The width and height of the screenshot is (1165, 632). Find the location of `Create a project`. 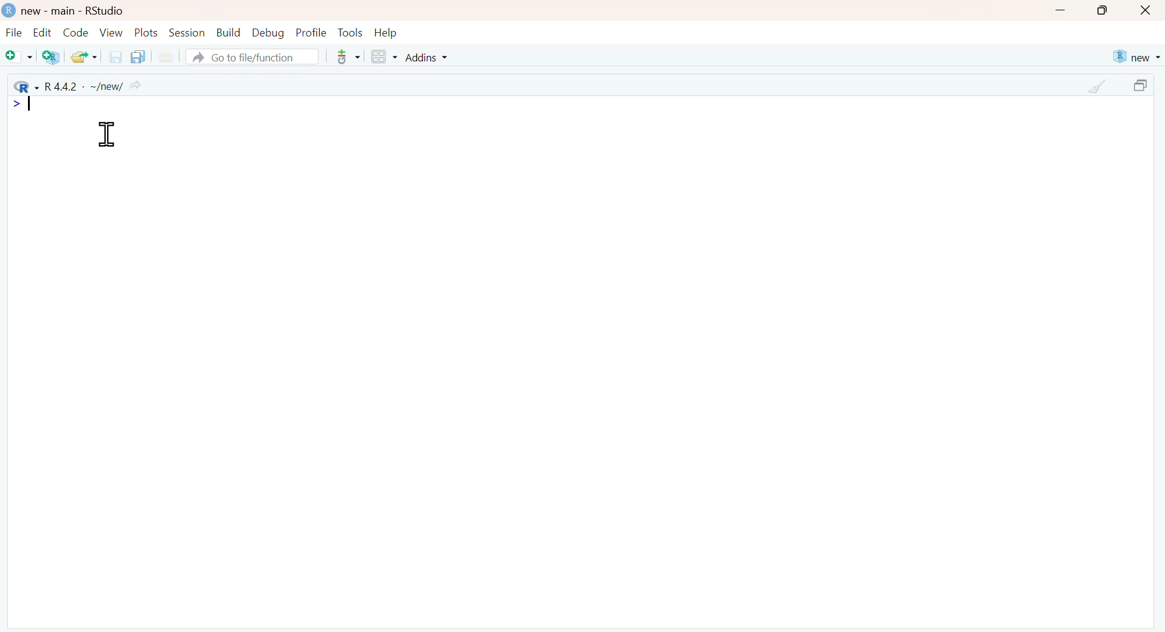

Create a project is located at coordinates (52, 57).